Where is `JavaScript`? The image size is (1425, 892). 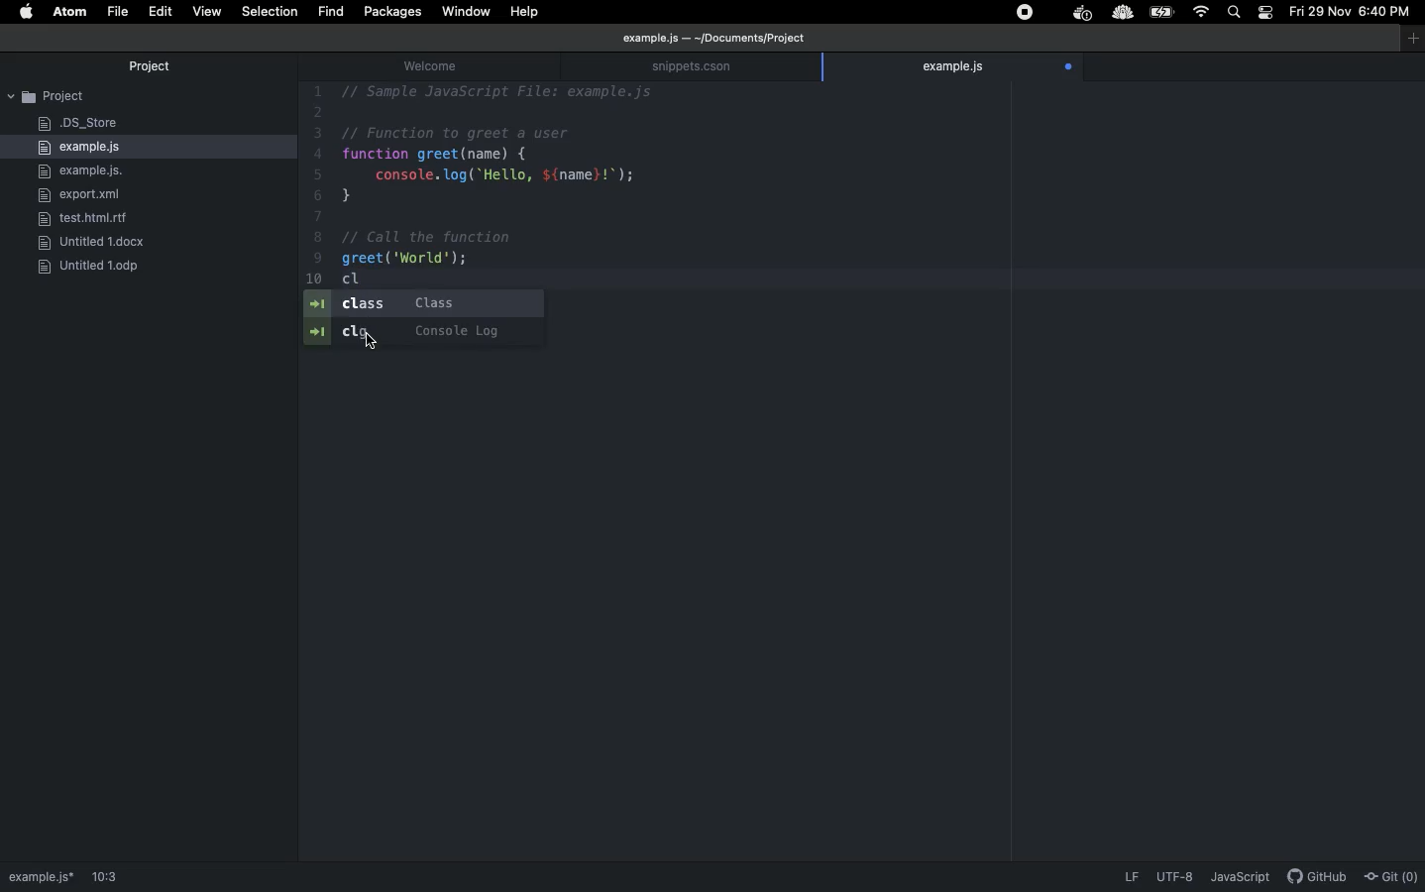 JavaScript is located at coordinates (1243, 879).